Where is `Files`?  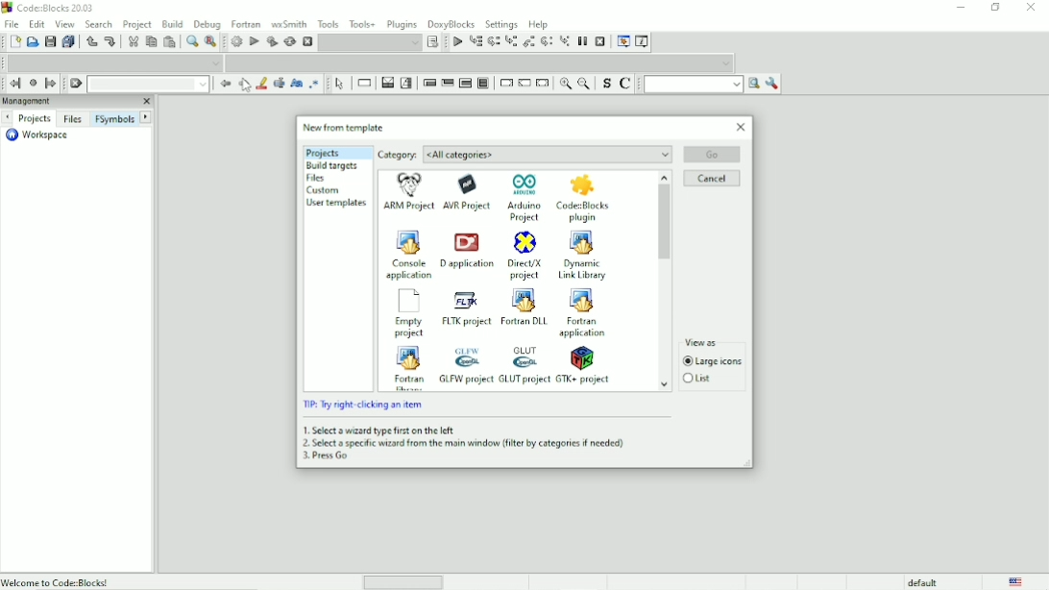
Files is located at coordinates (72, 119).